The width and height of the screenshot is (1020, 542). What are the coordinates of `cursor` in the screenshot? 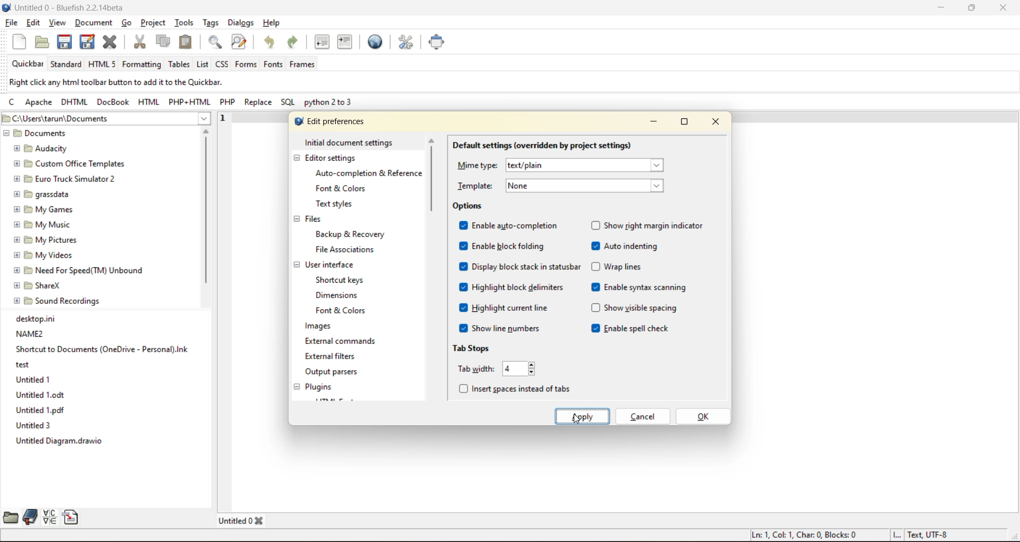 It's located at (577, 420).